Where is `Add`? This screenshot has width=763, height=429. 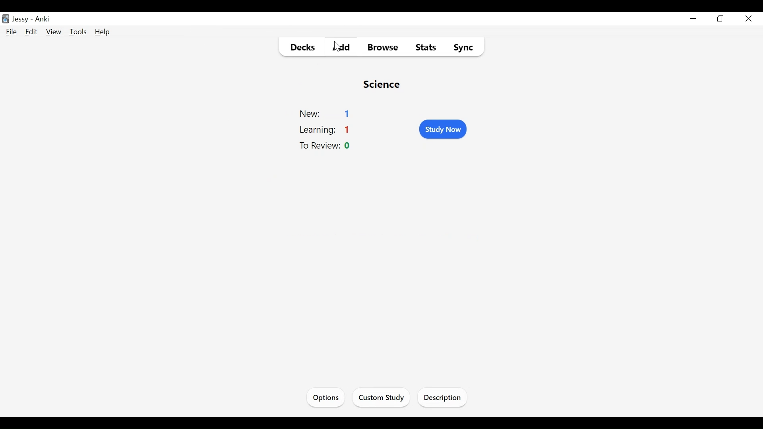 Add is located at coordinates (343, 48).